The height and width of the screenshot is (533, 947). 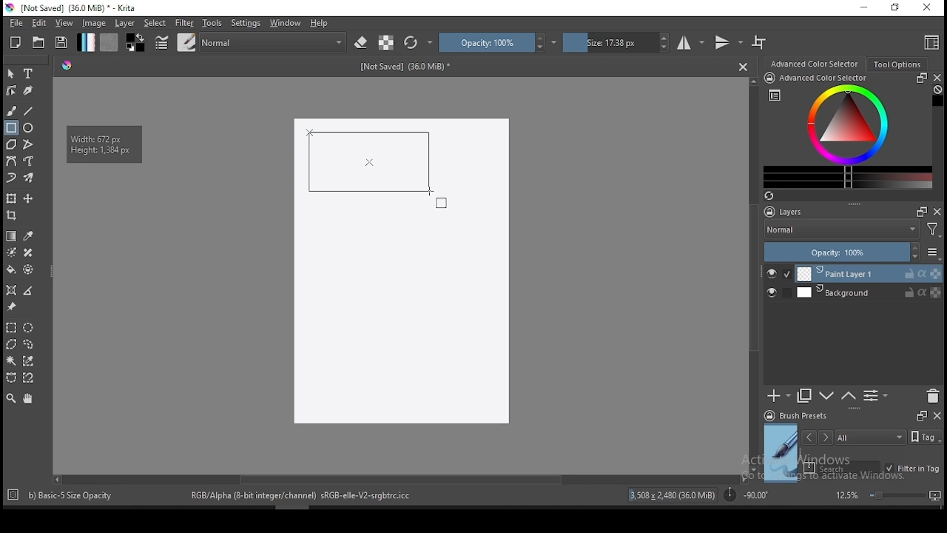 What do you see at coordinates (10, 144) in the screenshot?
I see `polygon tool` at bounding box center [10, 144].